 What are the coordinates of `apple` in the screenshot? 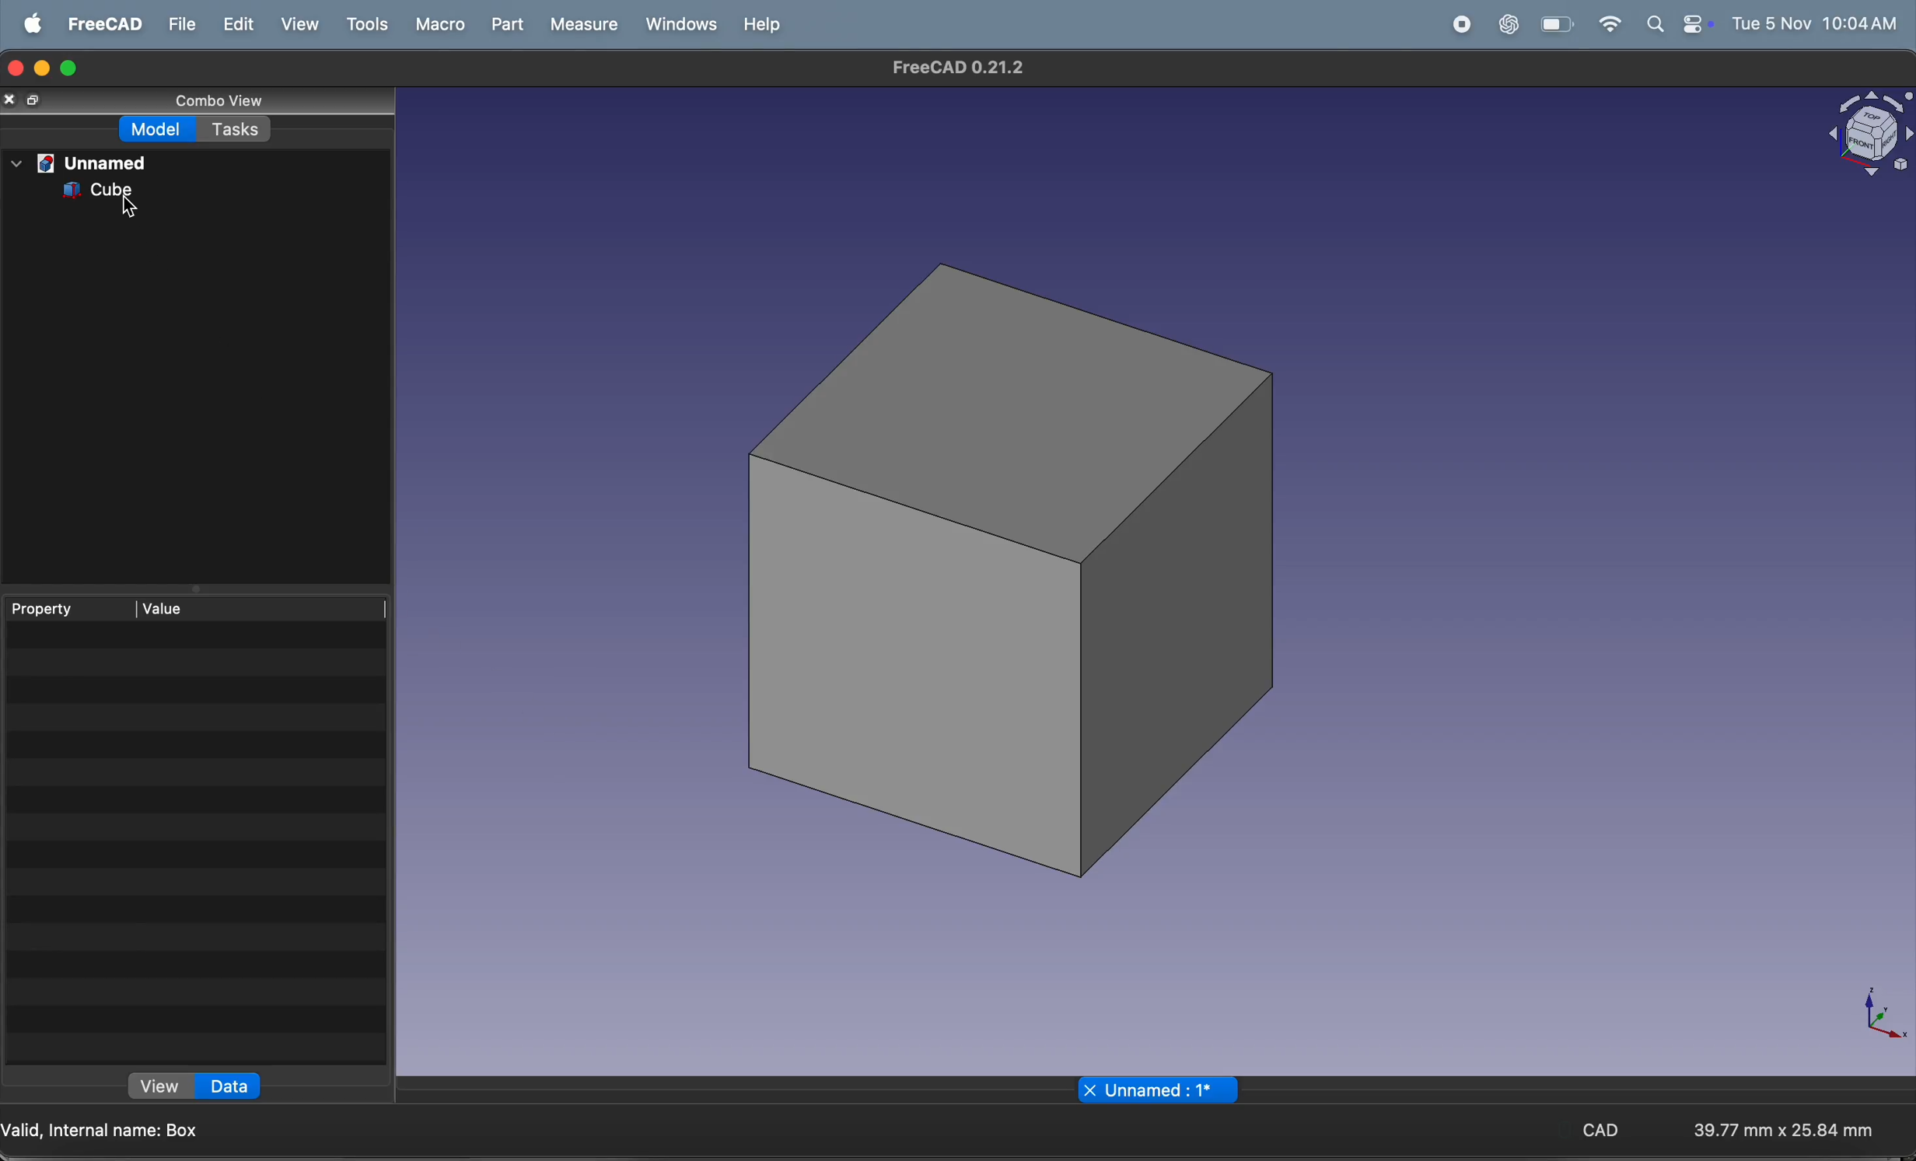 It's located at (29, 23).